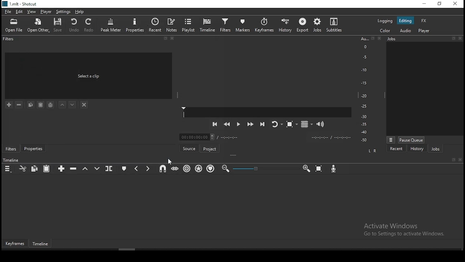  I want to click on playlist, so click(189, 25).